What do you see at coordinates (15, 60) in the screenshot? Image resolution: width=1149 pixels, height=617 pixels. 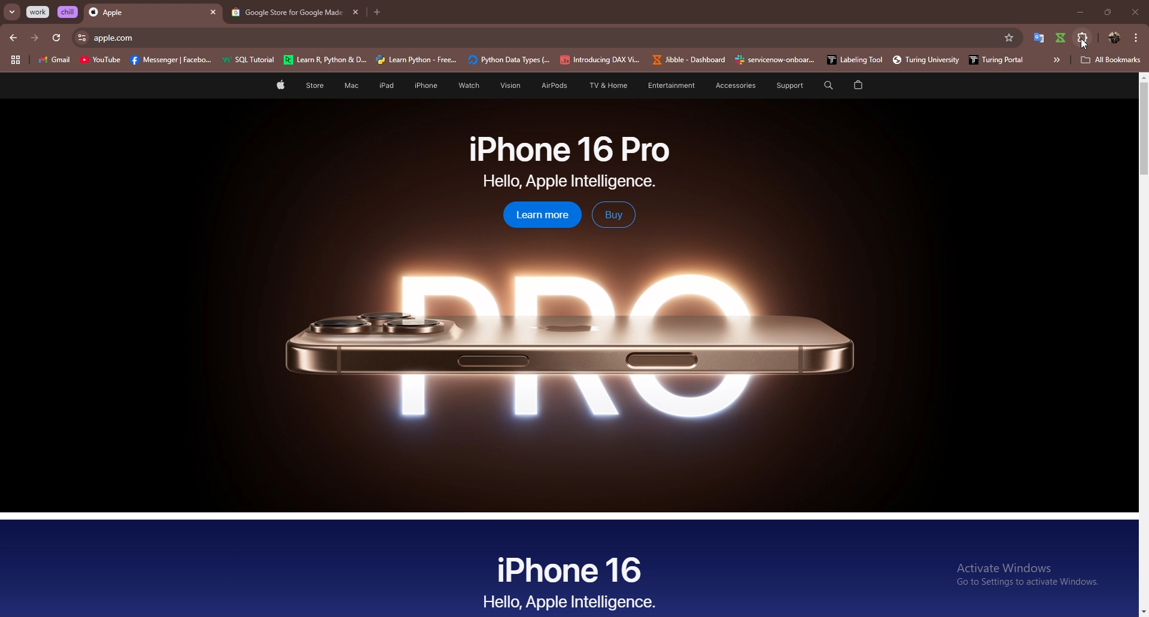 I see `tab groups` at bounding box center [15, 60].